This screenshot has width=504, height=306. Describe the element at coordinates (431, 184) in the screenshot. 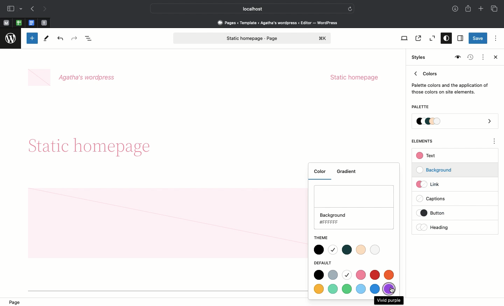

I see `Link` at that location.